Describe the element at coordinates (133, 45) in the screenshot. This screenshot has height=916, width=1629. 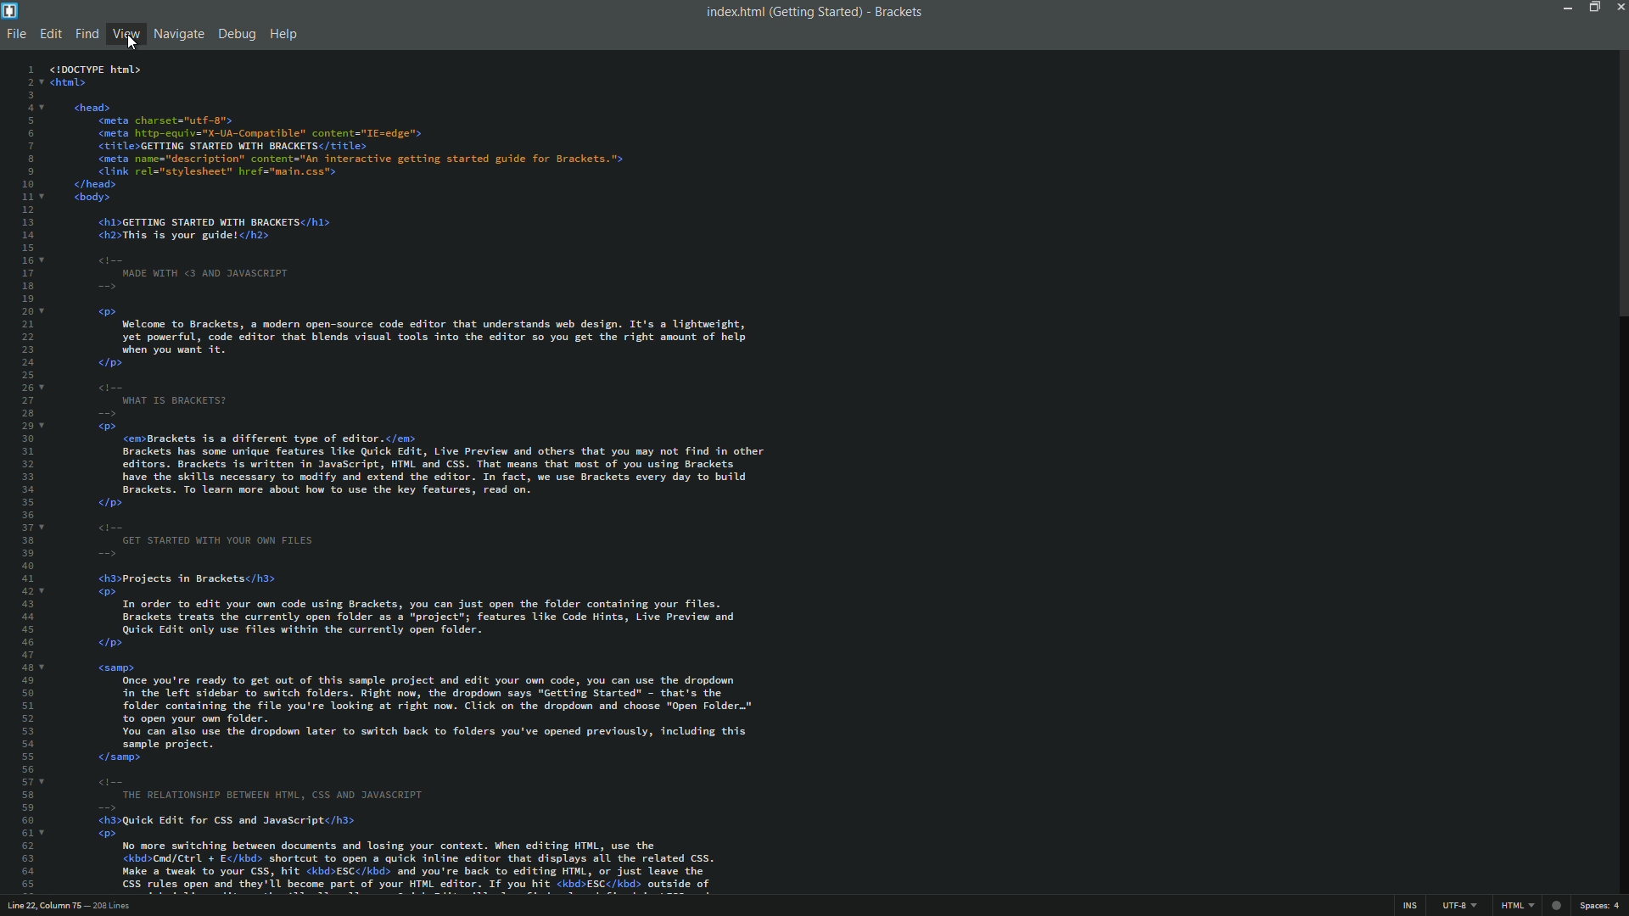
I see `cursor` at that location.